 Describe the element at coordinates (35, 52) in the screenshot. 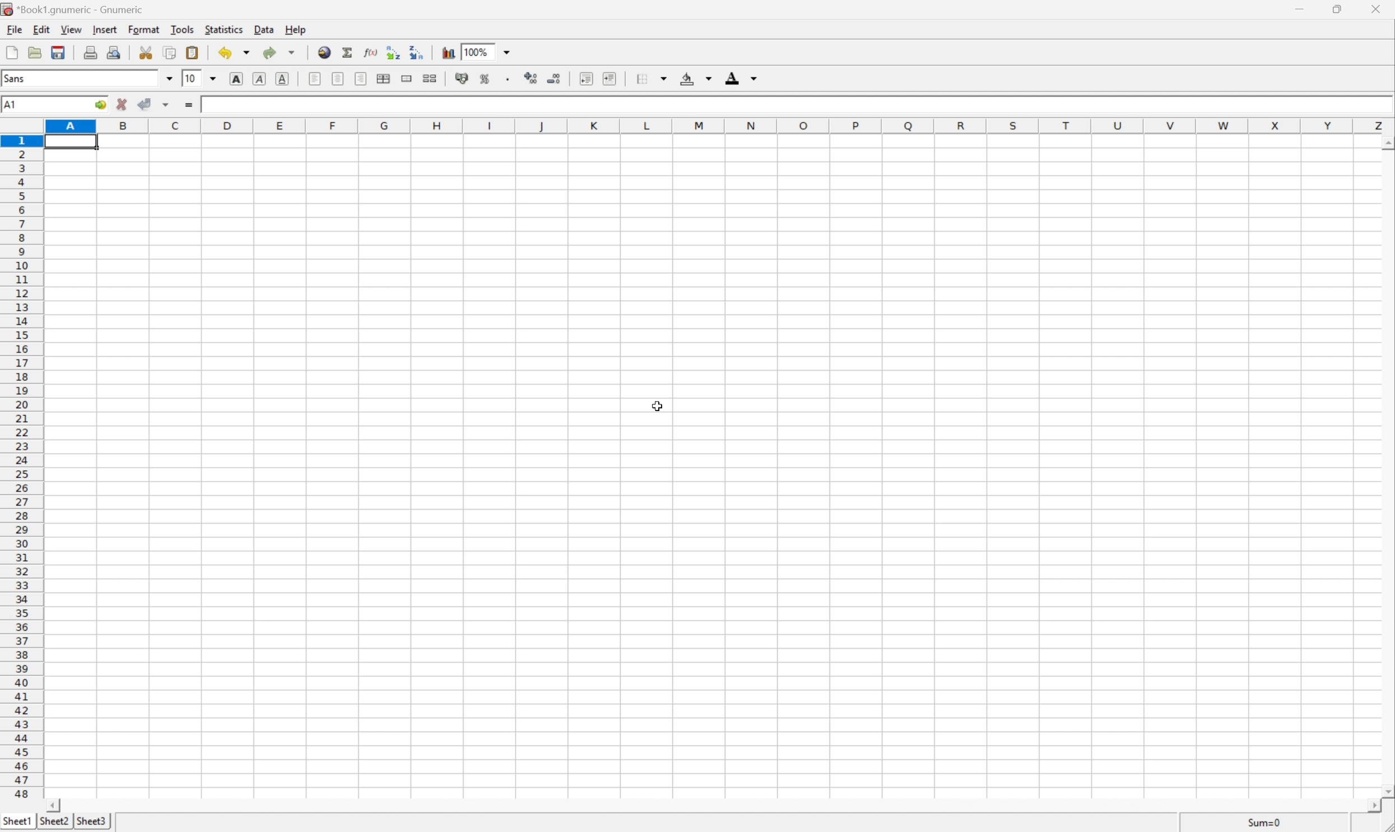

I see `Open a file` at that location.